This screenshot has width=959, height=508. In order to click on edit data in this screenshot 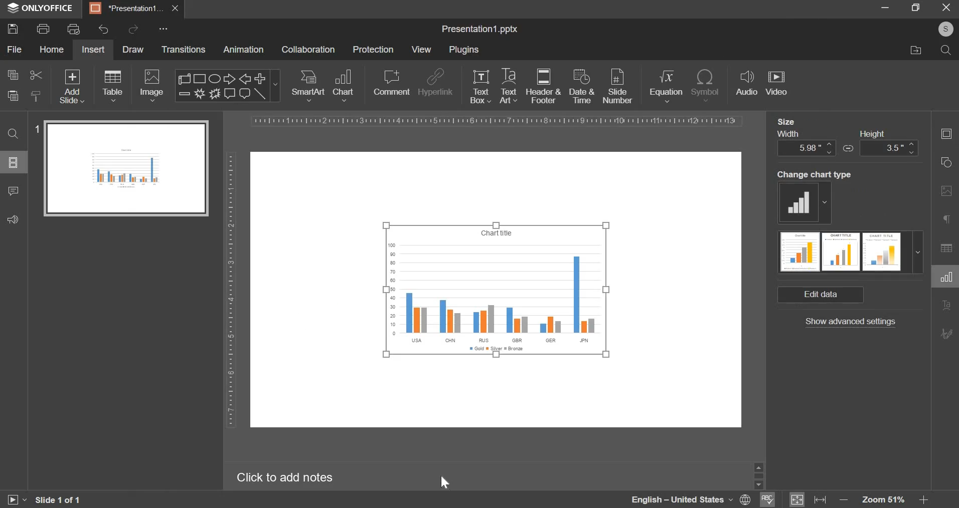, I will do `click(820, 296)`.